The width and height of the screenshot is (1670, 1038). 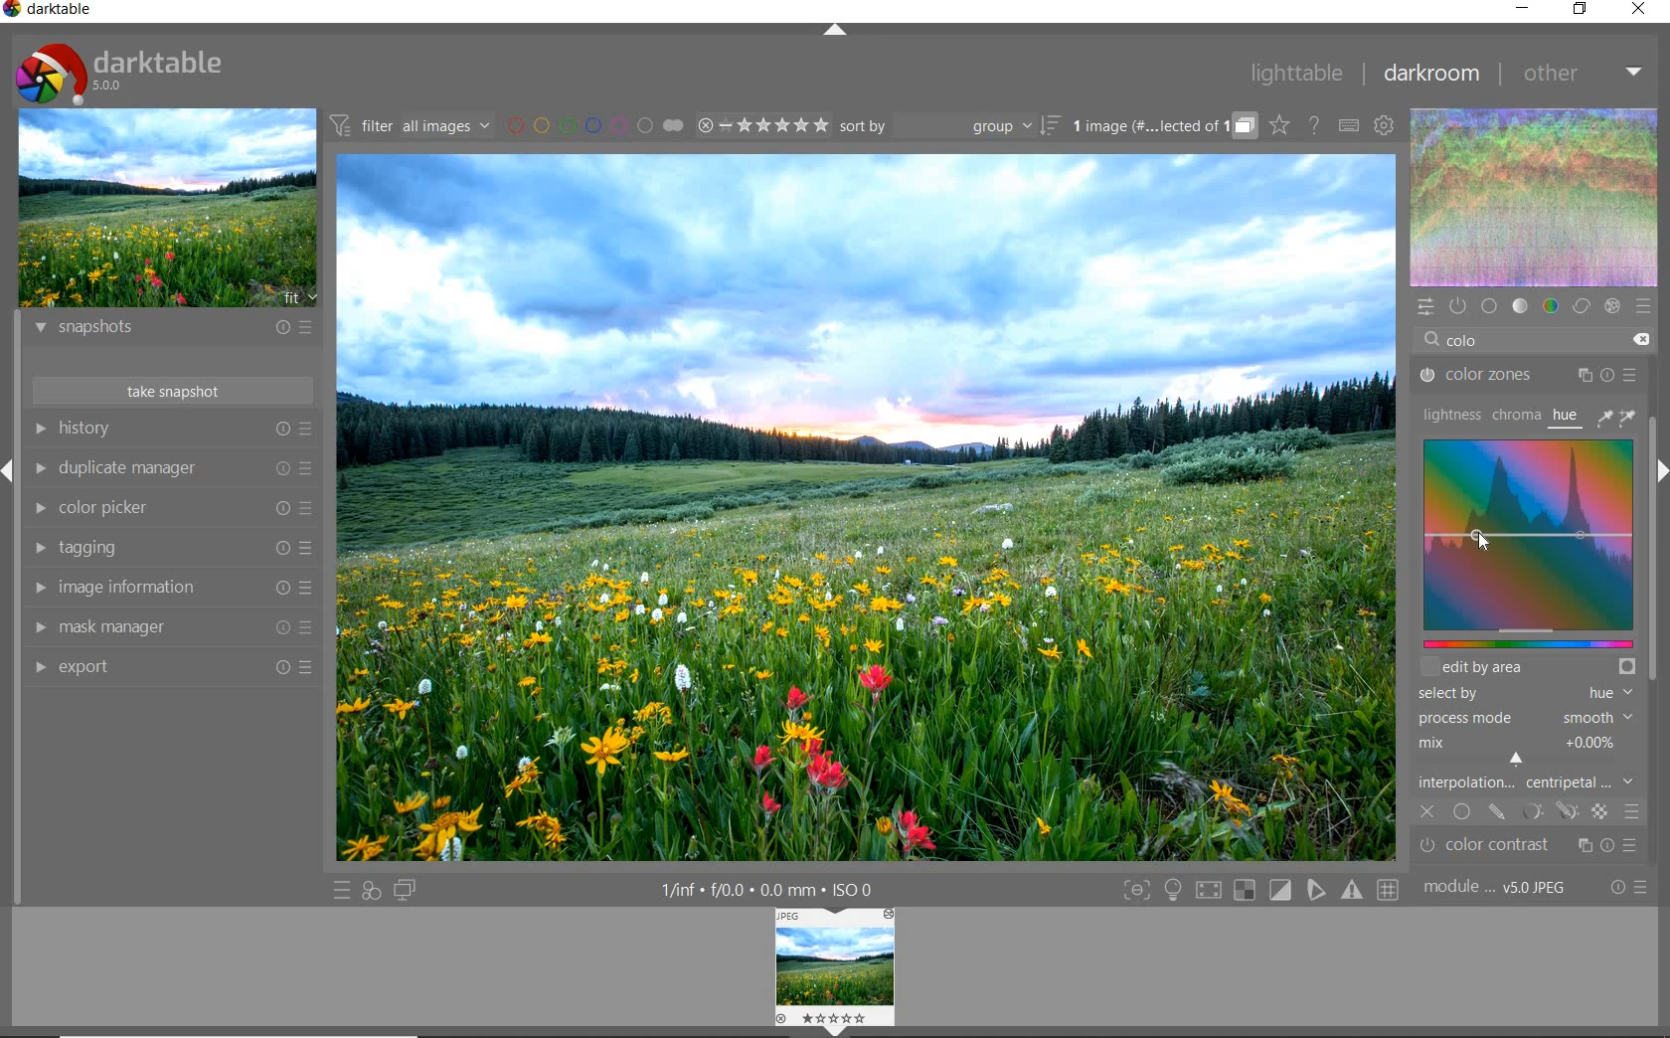 What do you see at coordinates (948, 128) in the screenshot?
I see `sort` at bounding box center [948, 128].